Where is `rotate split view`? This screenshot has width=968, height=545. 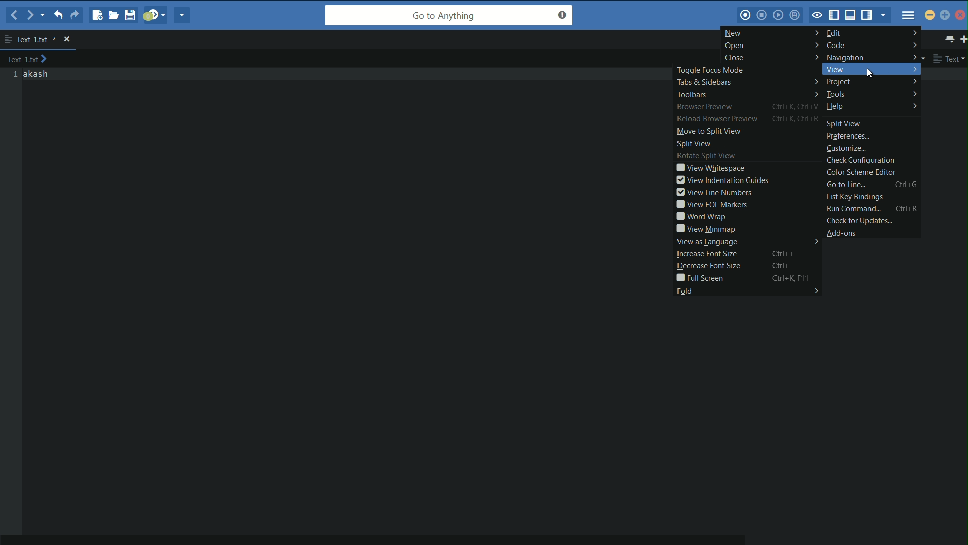 rotate split view is located at coordinates (748, 156).